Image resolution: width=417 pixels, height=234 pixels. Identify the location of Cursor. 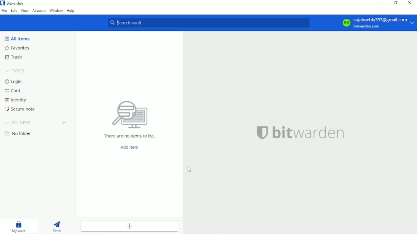
(190, 170).